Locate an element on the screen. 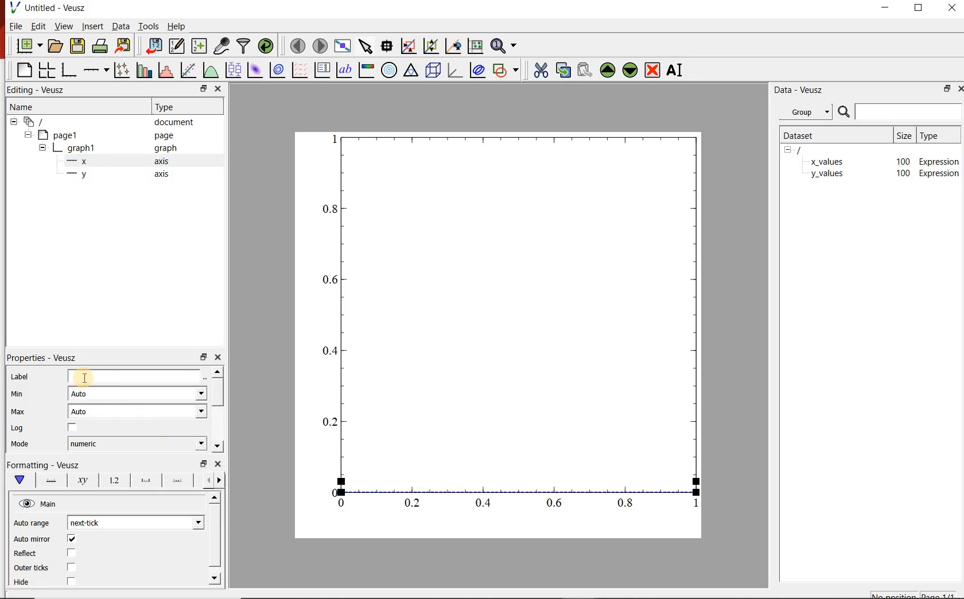 The image size is (964, 599). insert is located at coordinates (92, 26).